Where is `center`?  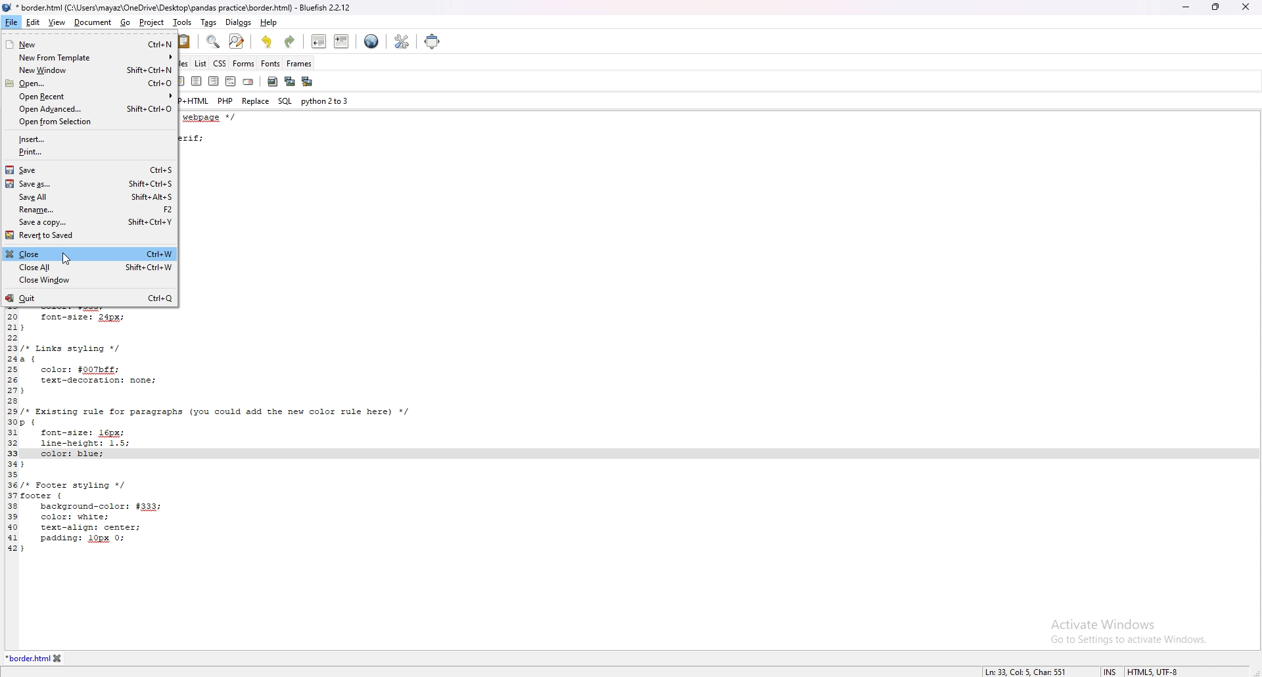
center is located at coordinates (198, 82).